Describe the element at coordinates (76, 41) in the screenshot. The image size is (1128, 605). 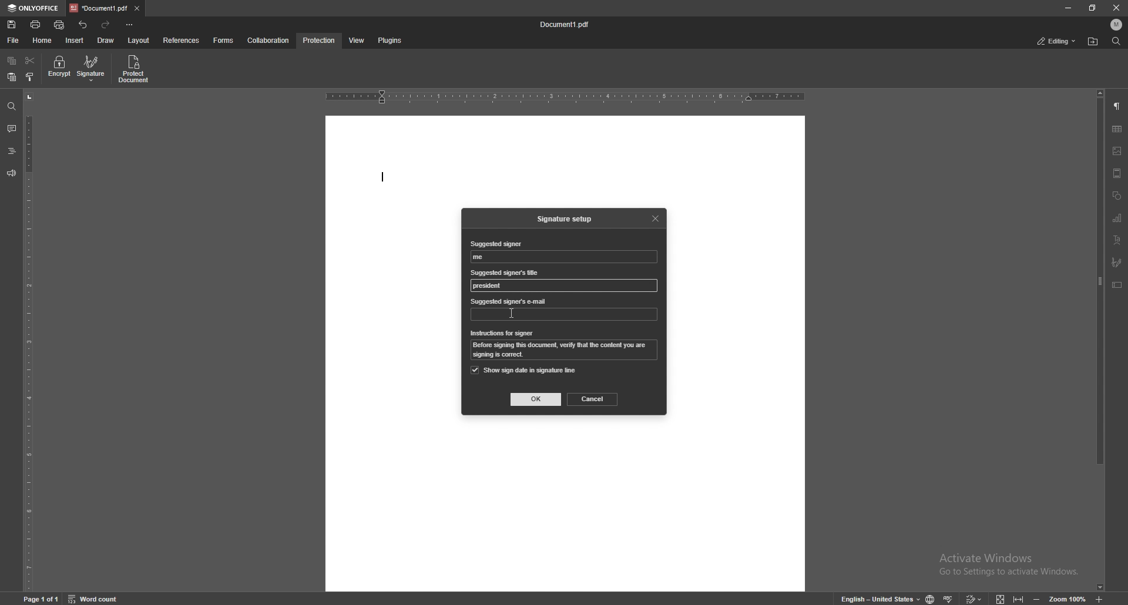
I see `insert` at that location.